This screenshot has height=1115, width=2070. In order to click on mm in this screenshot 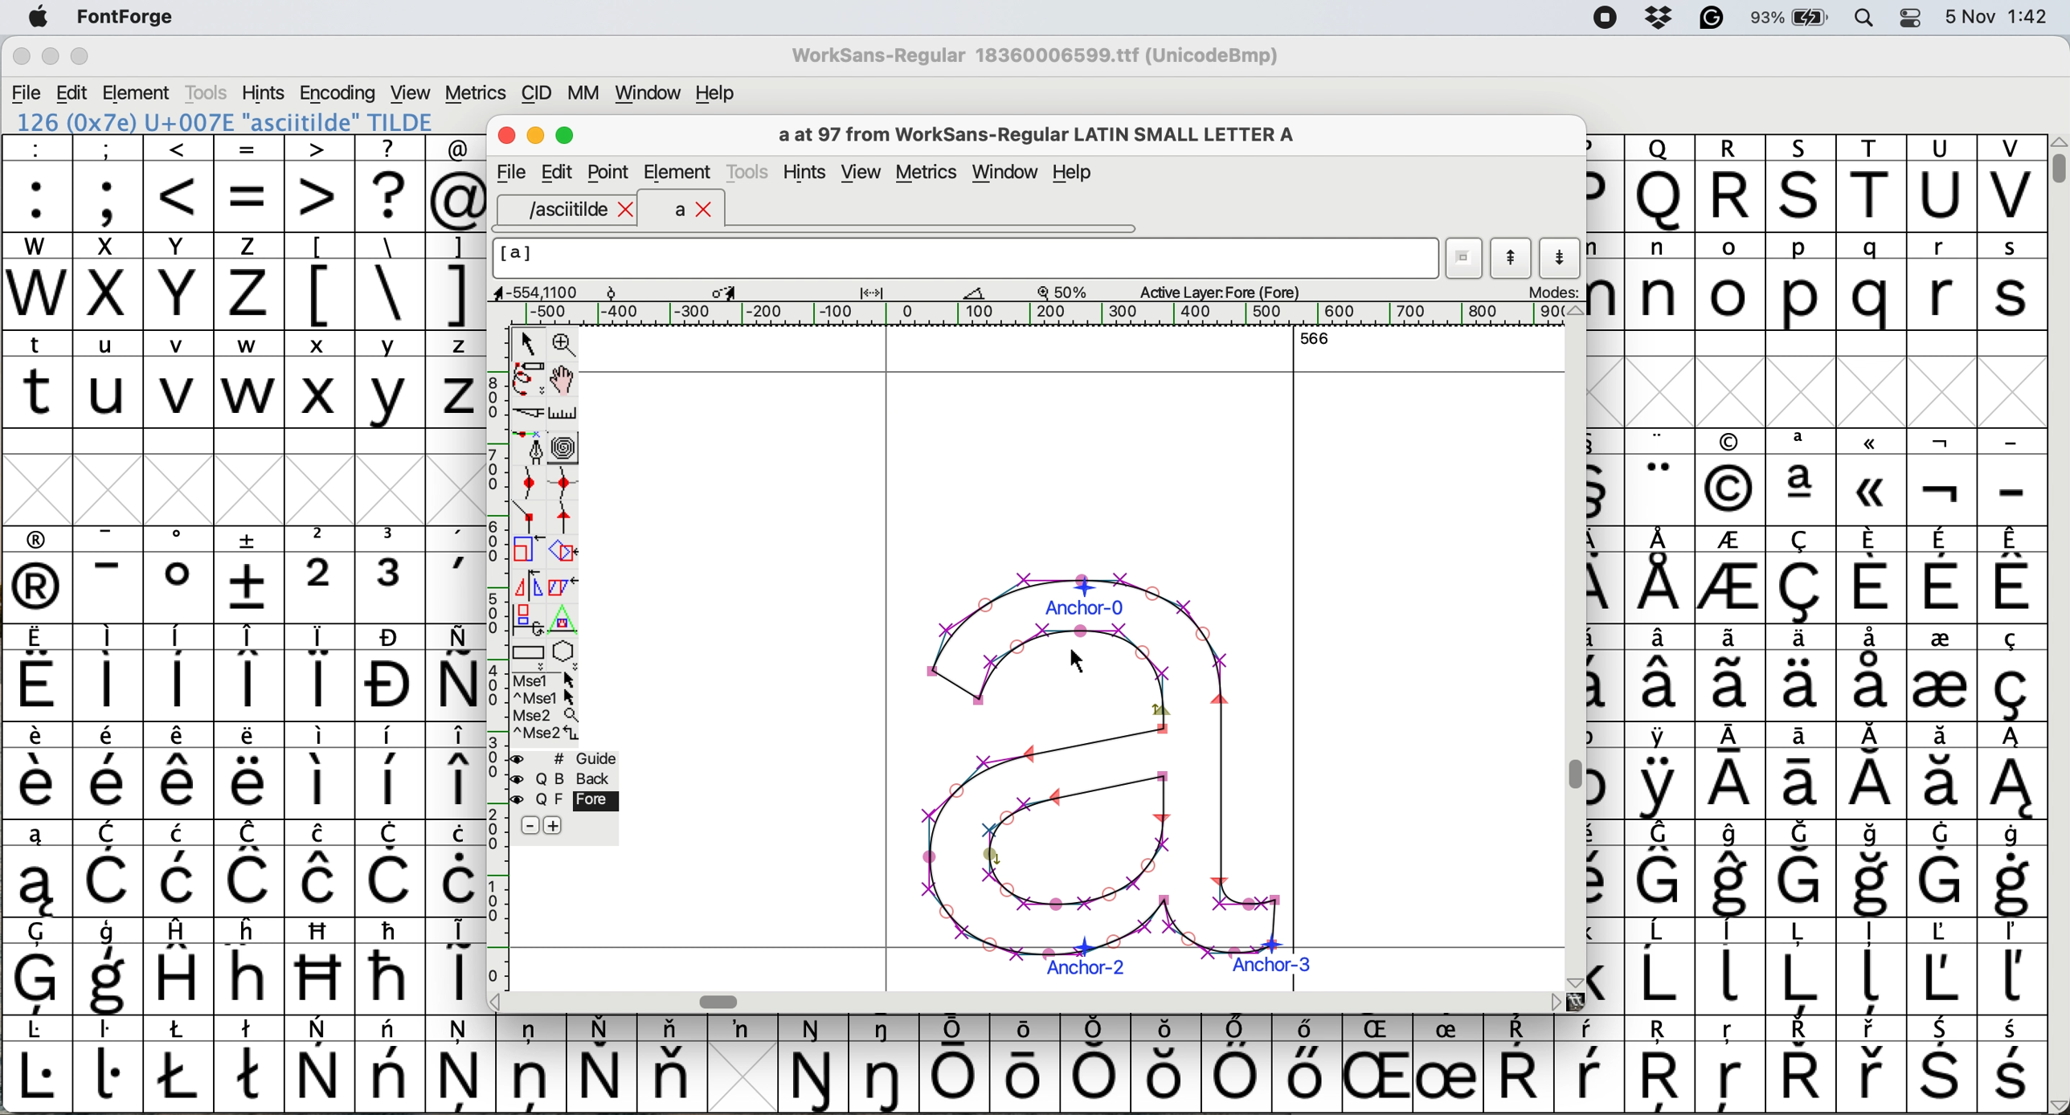, I will do `click(583, 92)`.